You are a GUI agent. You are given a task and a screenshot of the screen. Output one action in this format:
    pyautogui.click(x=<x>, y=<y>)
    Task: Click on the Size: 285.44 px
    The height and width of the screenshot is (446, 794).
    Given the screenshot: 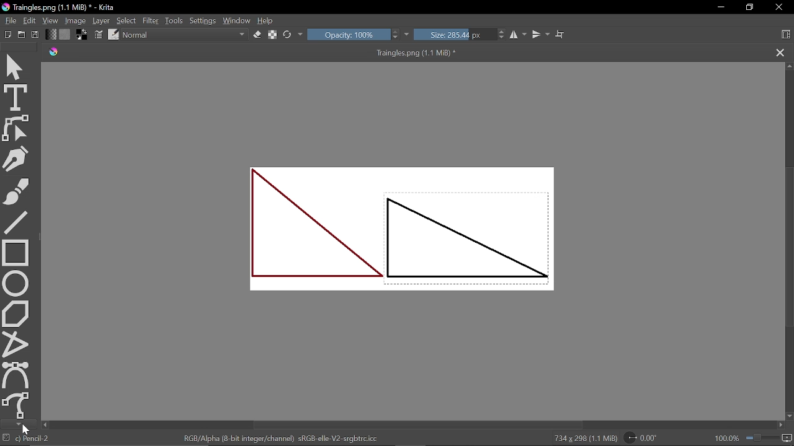 What is the action you would take?
    pyautogui.click(x=461, y=35)
    